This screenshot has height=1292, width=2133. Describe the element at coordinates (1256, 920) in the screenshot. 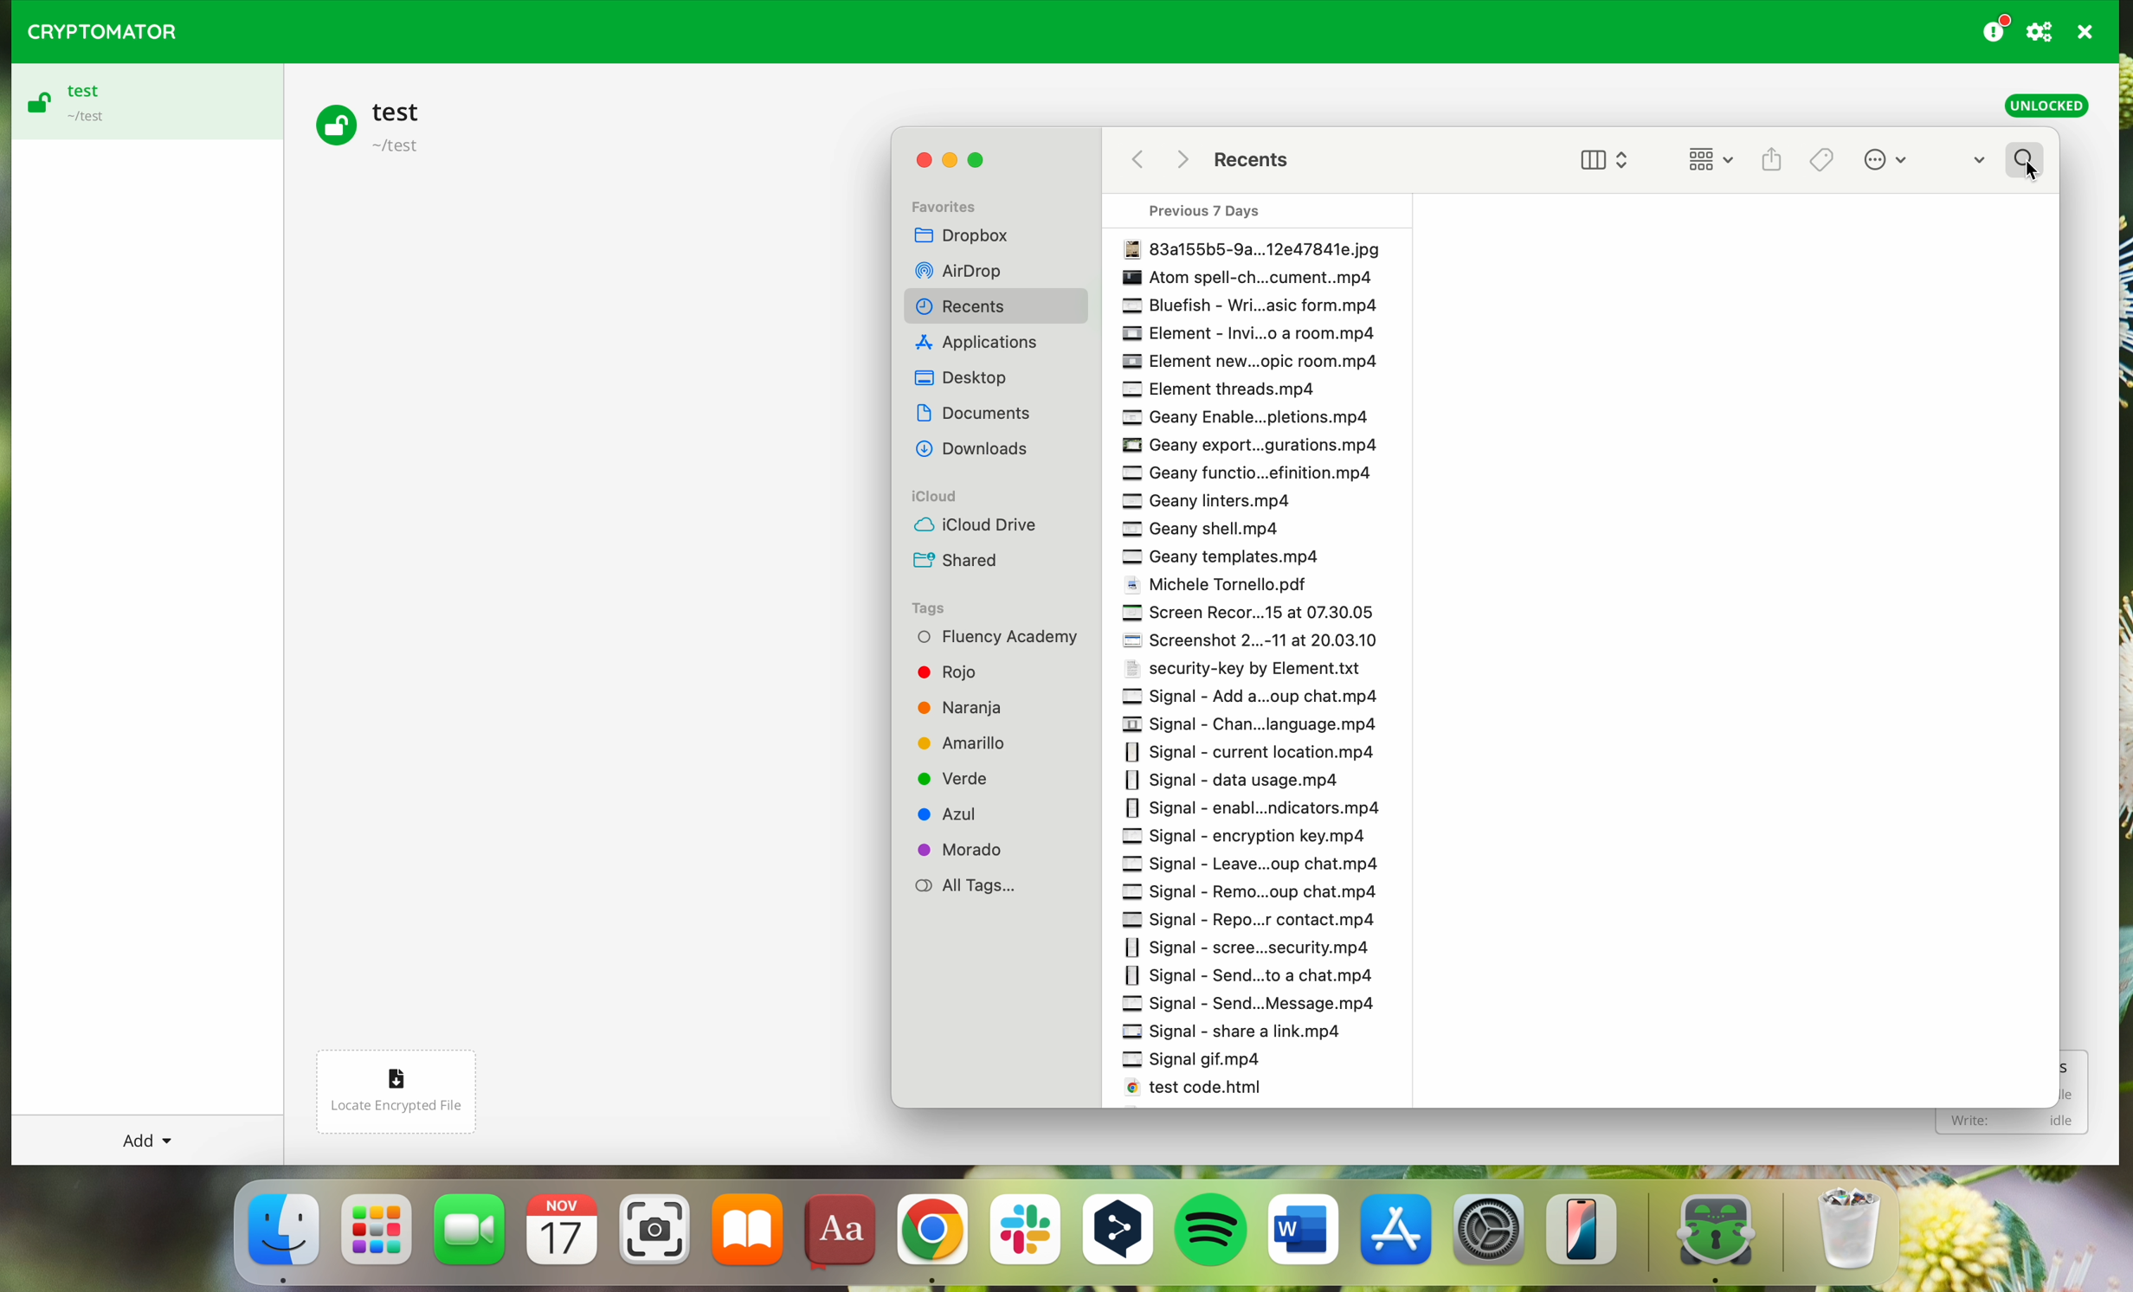

I see `Signal Repo` at that location.